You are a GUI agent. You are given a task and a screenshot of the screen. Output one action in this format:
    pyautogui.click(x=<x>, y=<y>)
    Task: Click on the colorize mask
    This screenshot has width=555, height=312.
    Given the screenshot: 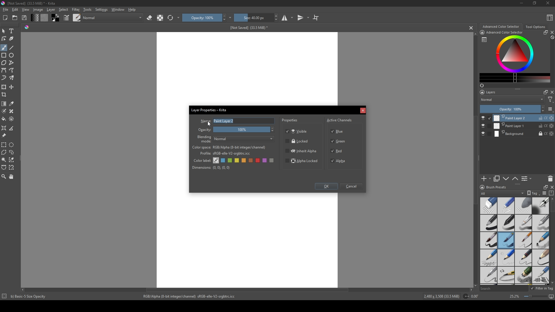 What is the action you would take?
    pyautogui.click(x=4, y=111)
    